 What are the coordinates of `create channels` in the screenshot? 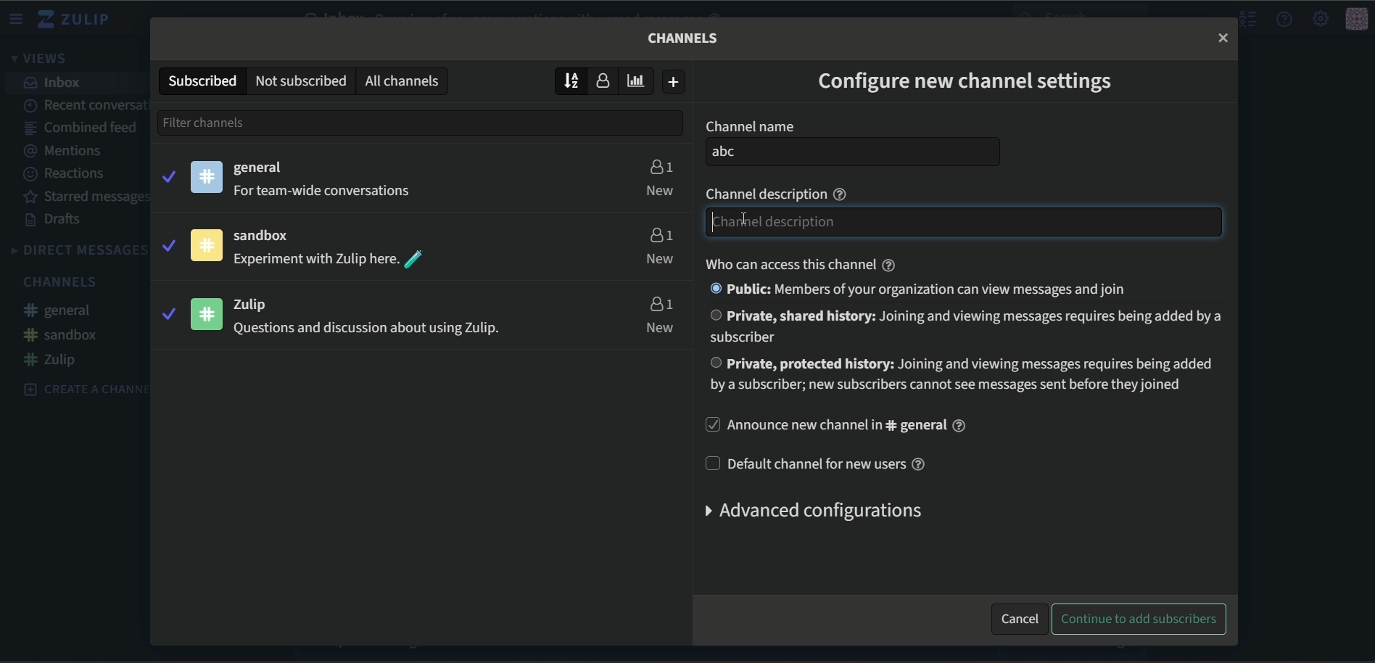 It's located at (78, 388).